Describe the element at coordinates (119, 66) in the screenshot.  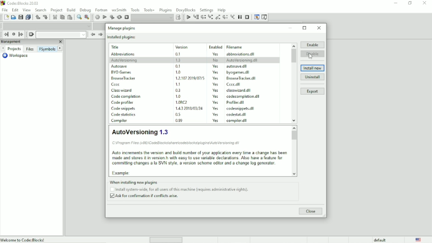
I see `Autosave` at that location.